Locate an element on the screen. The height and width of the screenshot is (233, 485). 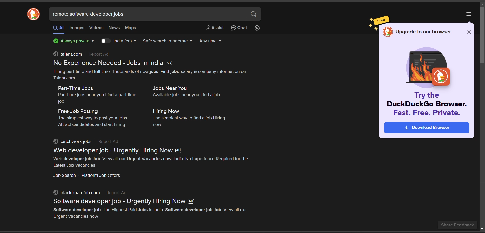
vertical slide bar is located at coordinates (482, 35).